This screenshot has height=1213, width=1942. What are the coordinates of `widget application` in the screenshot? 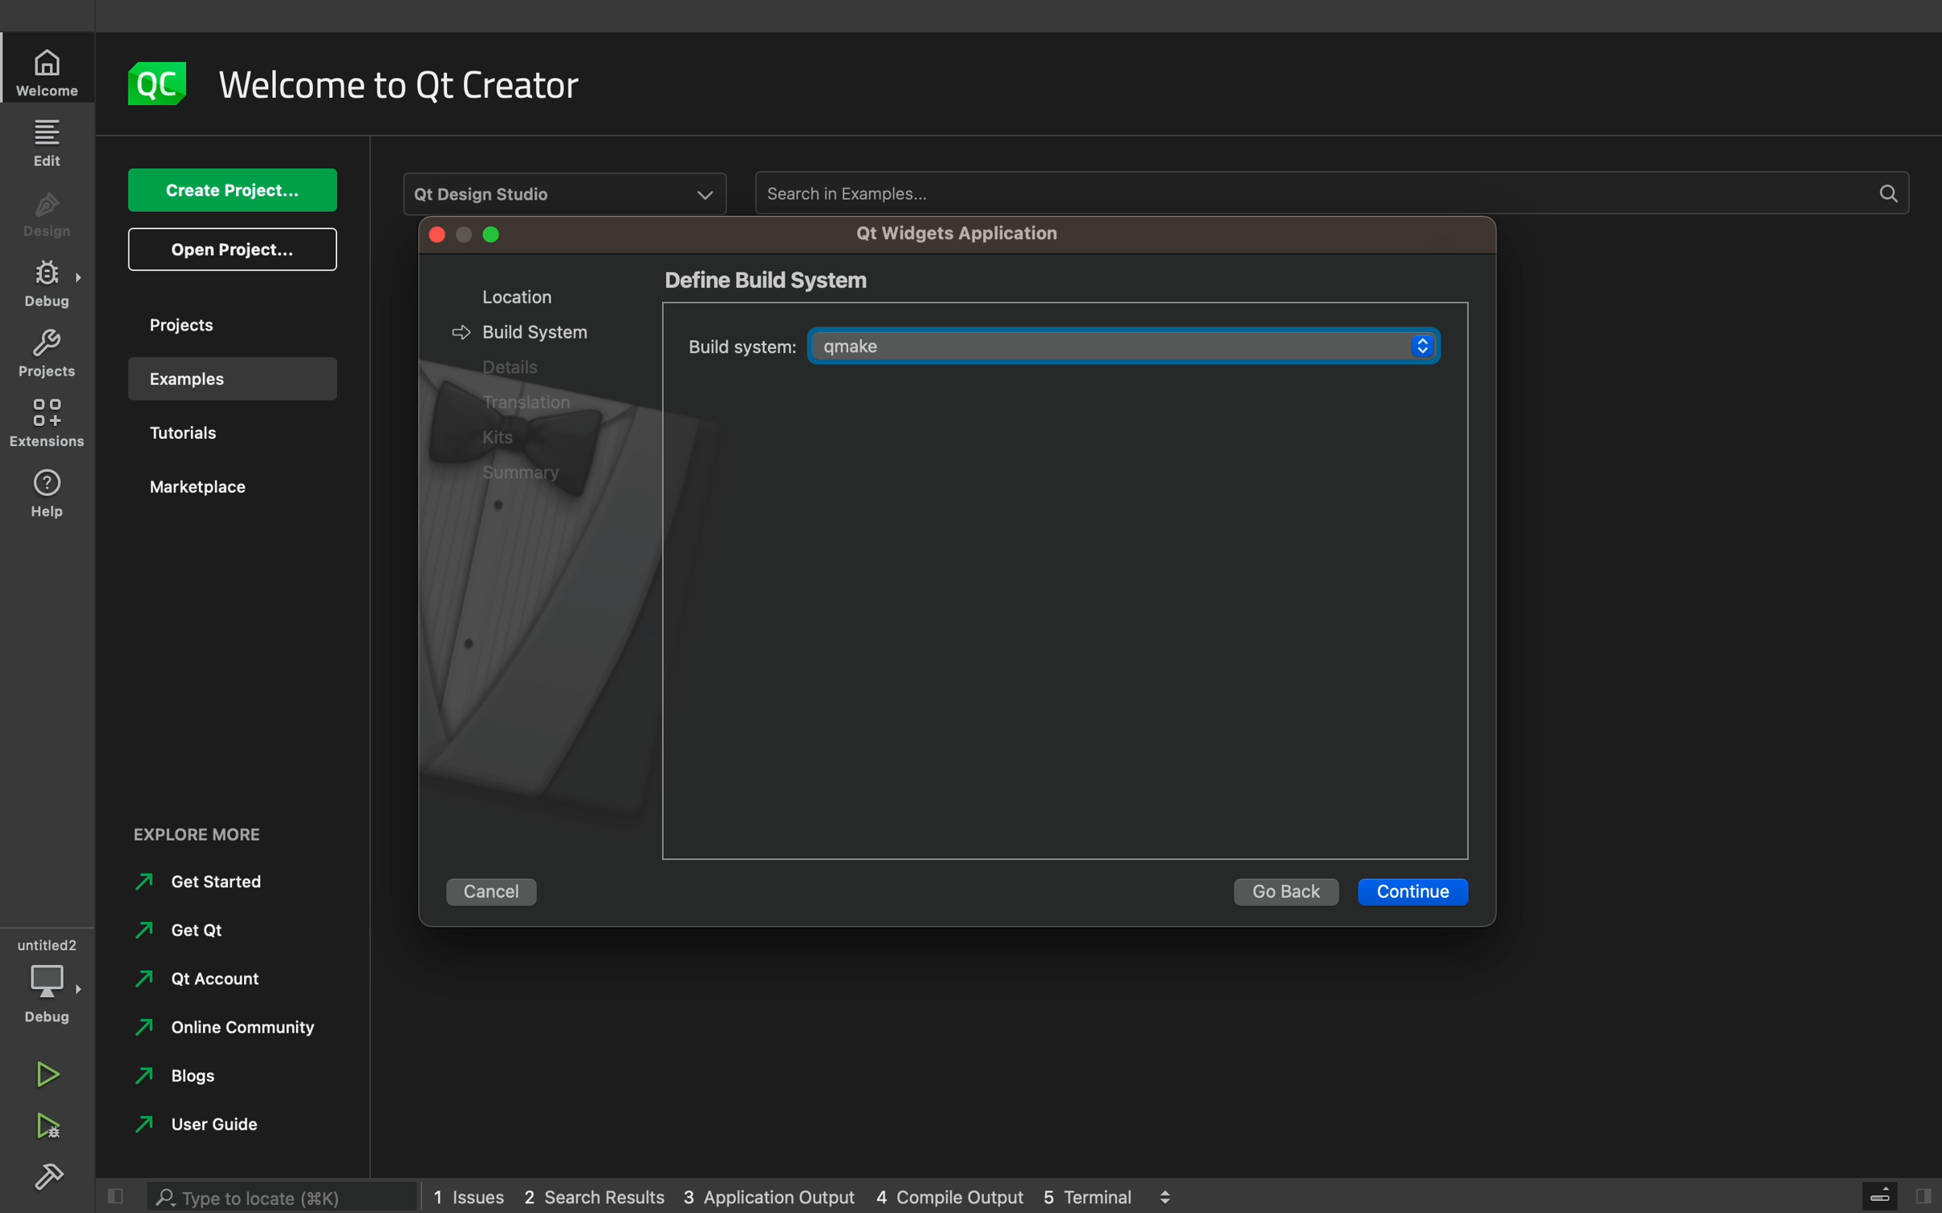 It's located at (952, 233).